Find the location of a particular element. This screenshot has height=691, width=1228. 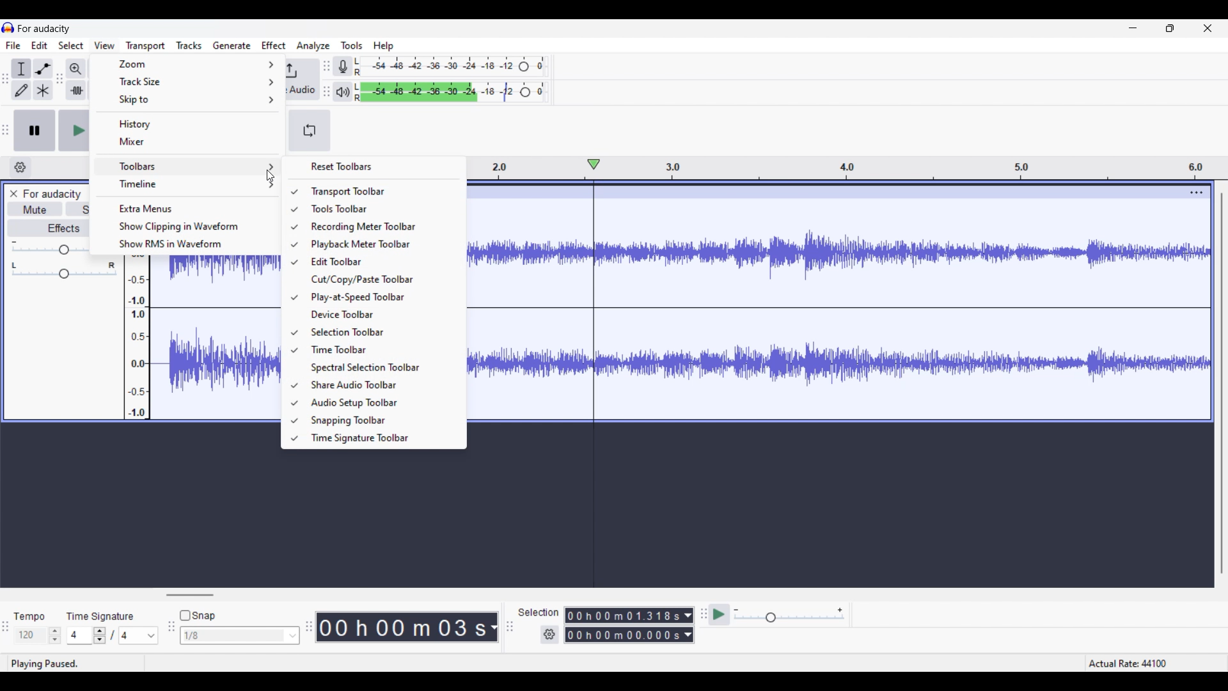

Software name is located at coordinates (45, 29).